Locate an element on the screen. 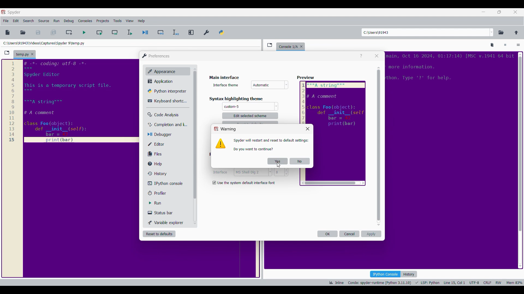  Indicates interface theme options is located at coordinates (225, 85).